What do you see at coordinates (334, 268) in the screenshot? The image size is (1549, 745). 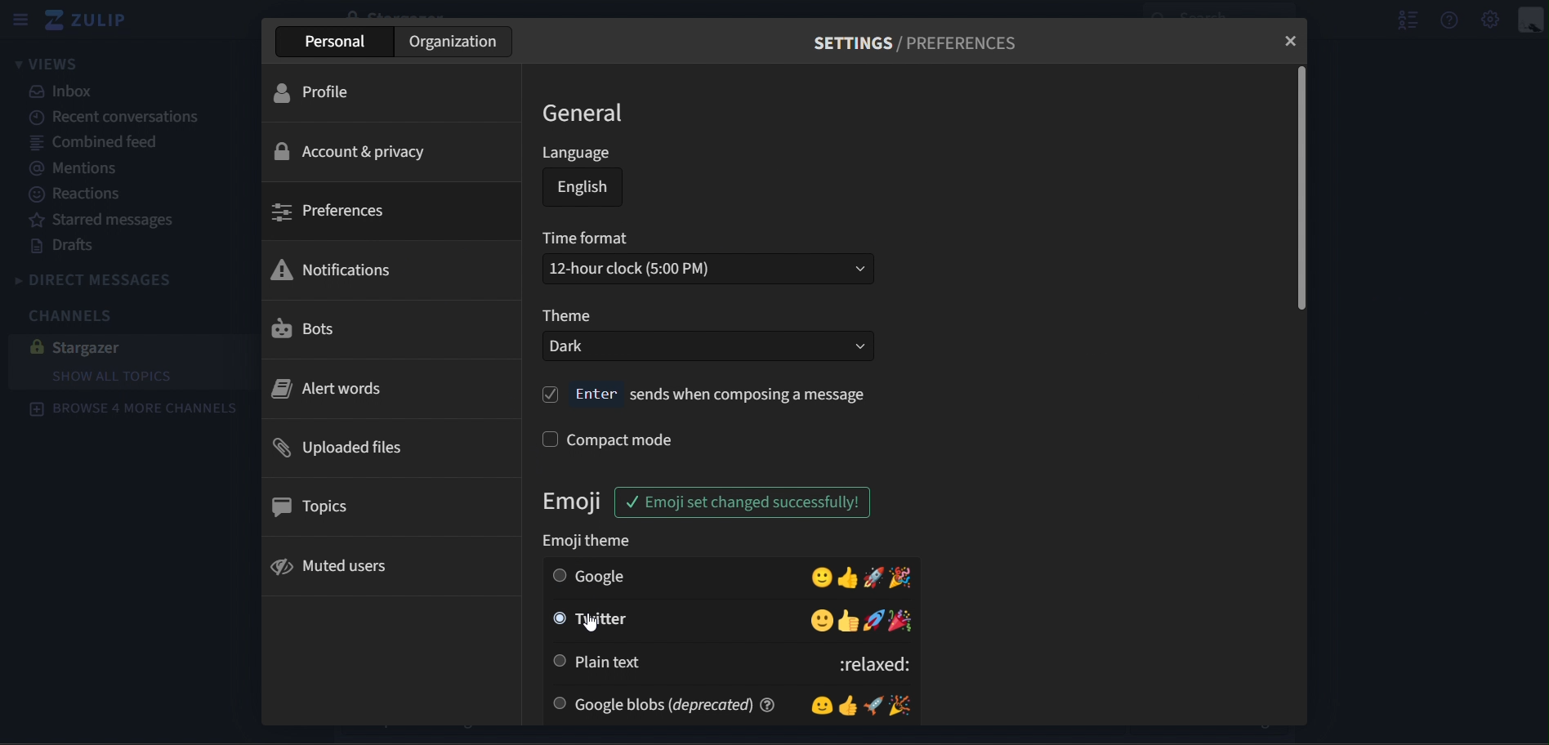 I see `notifications` at bounding box center [334, 268].